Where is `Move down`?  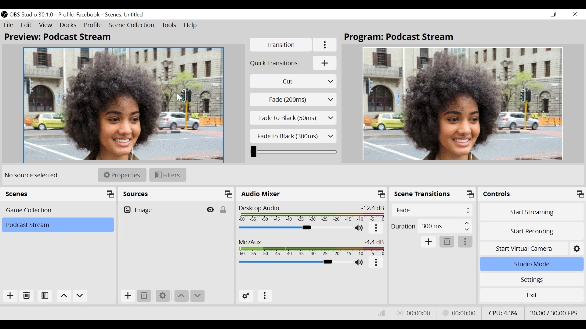 Move down is located at coordinates (81, 296).